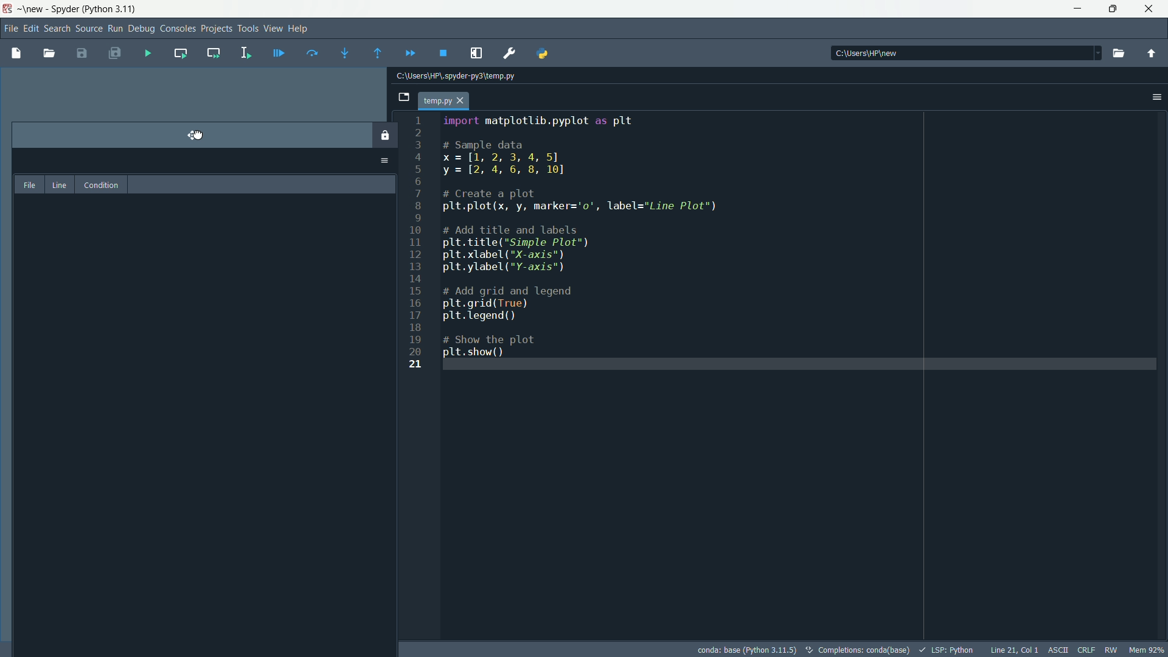 Image resolution: width=1168 pixels, height=657 pixels. I want to click on file menu, so click(10, 27).